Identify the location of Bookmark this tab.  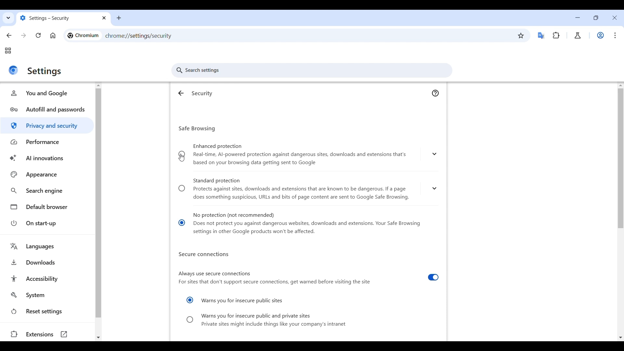
(521, 35).